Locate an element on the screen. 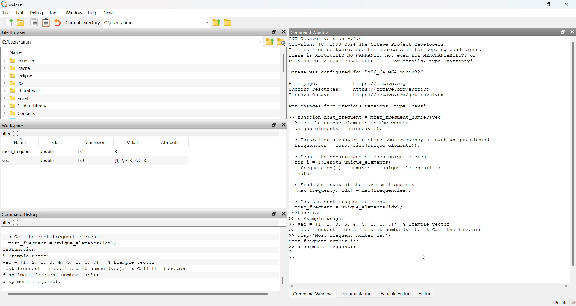 The width and height of the screenshot is (576, 306). One directory up is located at coordinates (269, 41).